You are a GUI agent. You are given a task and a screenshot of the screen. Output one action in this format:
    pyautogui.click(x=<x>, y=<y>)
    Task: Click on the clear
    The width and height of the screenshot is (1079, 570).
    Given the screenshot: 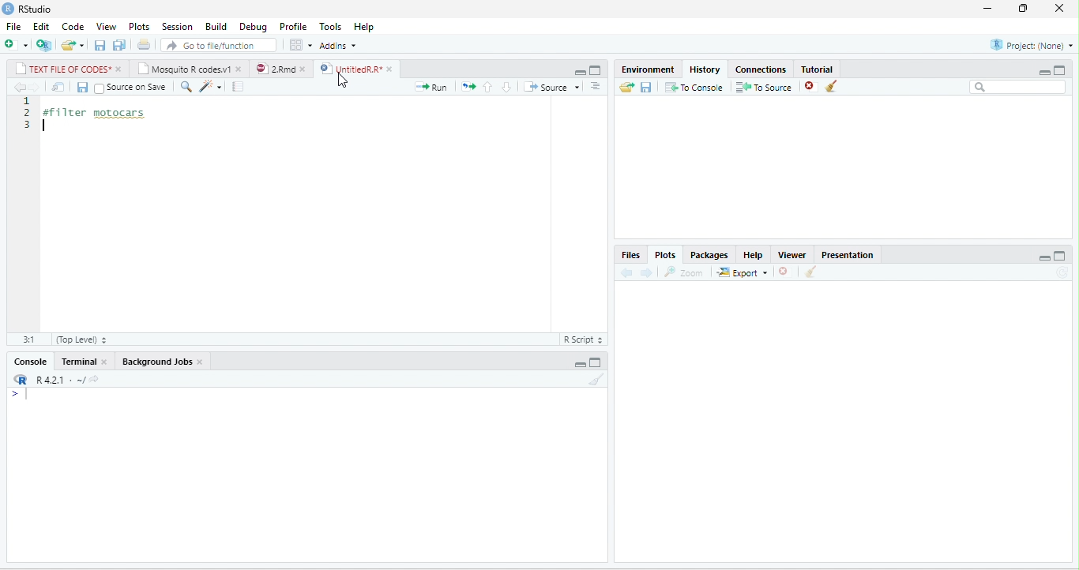 What is the action you would take?
    pyautogui.click(x=597, y=379)
    